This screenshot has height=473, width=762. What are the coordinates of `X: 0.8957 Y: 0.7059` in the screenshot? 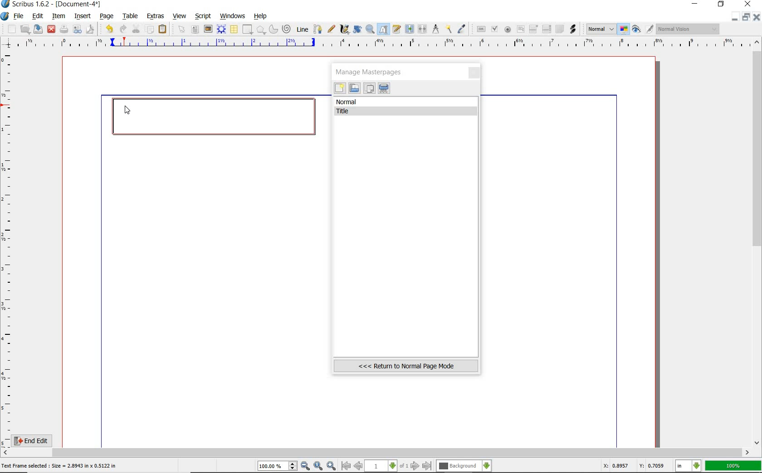 It's located at (634, 467).